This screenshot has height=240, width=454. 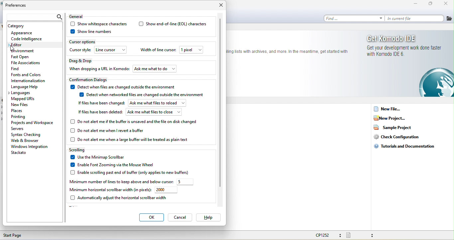 What do you see at coordinates (362, 235) in the screenshot?
I see `file type` at bounding box center [362, 235].